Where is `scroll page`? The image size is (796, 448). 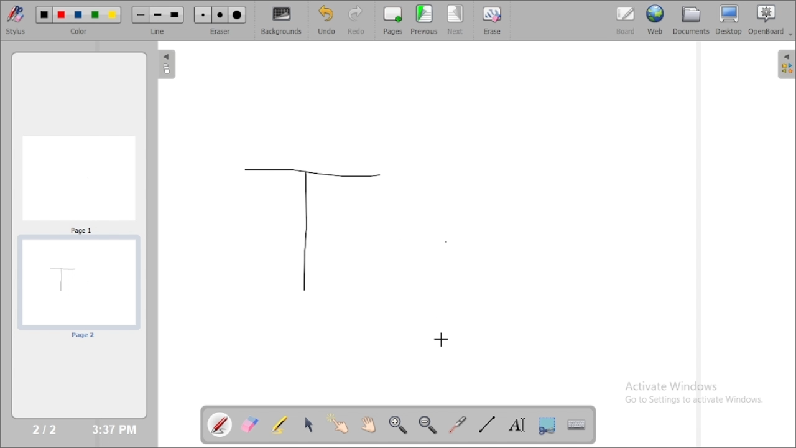 scroll page is located at coordinates (368, 424).